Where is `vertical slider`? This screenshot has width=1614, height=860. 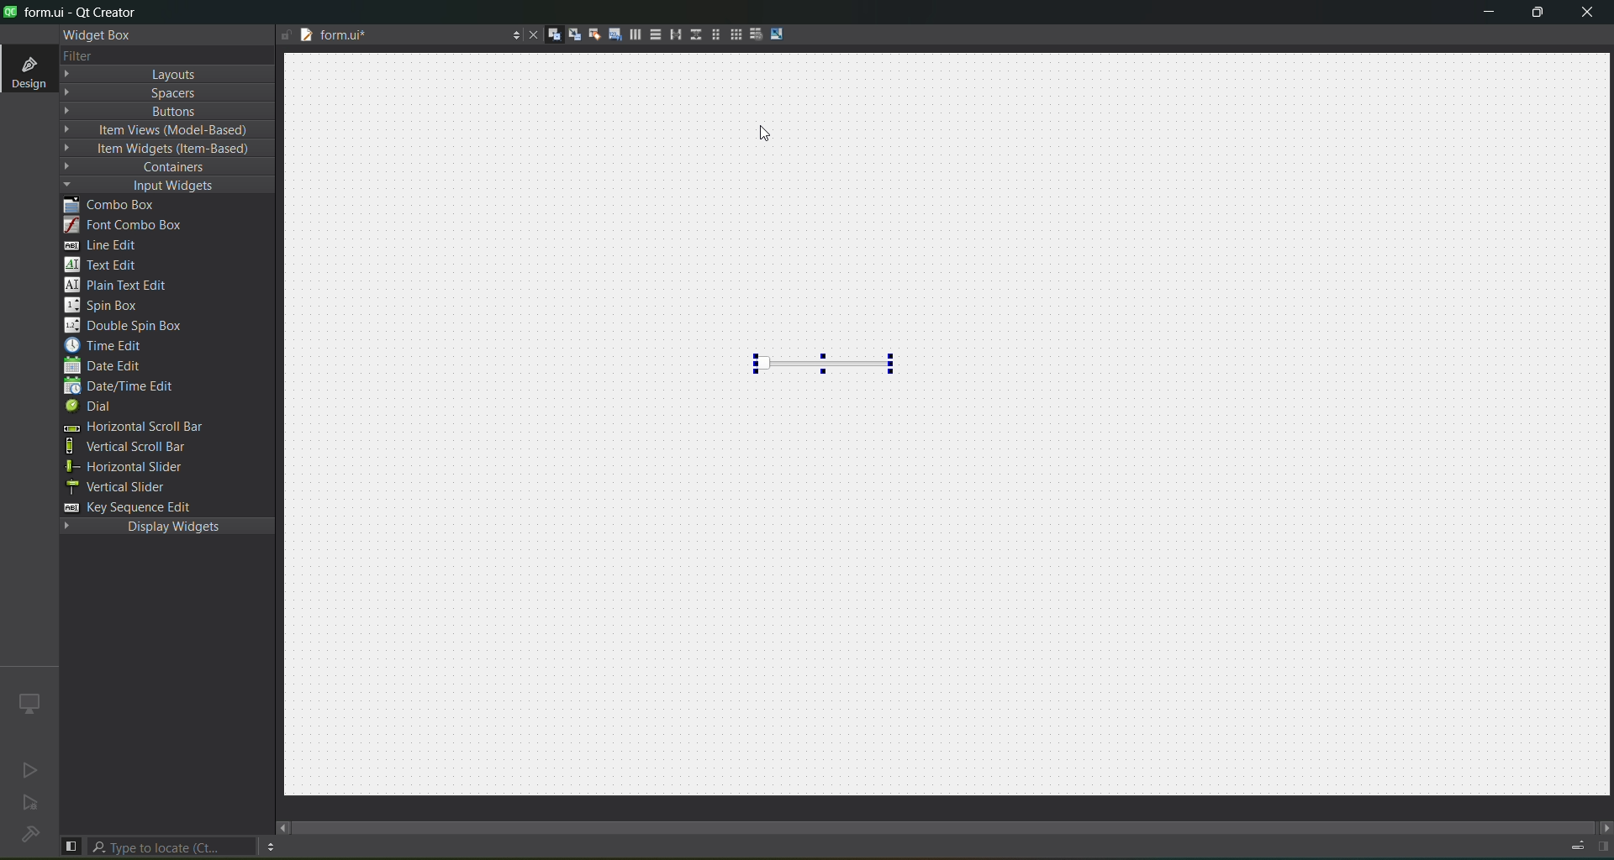 vertical slider is located at coordinates (119, 488).